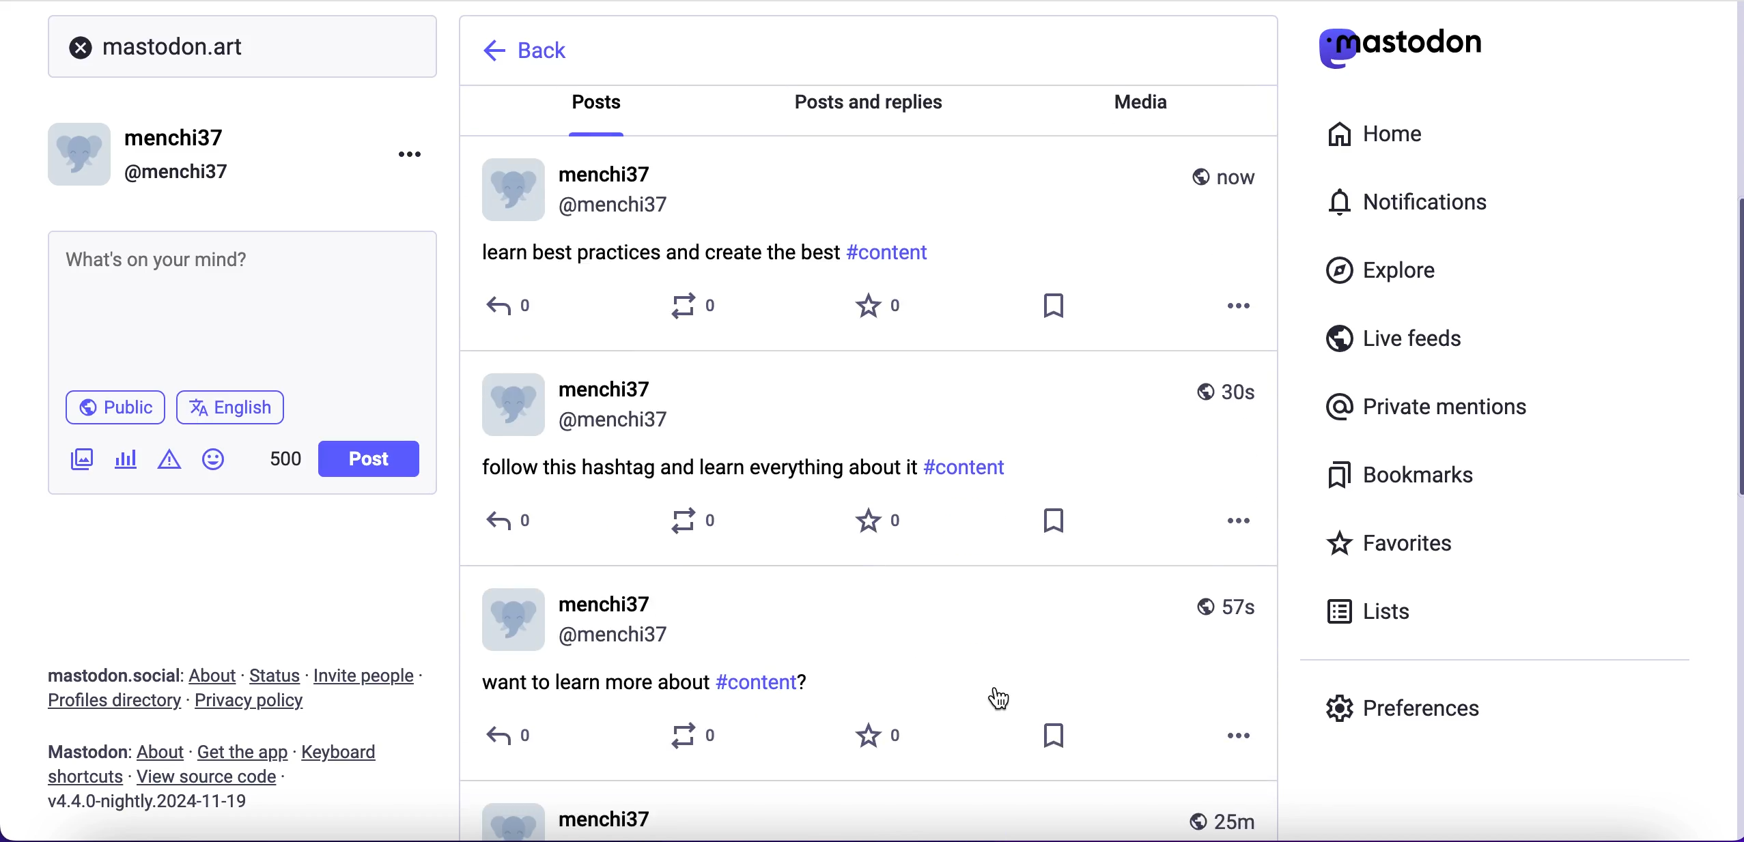  What do you see at coordinates (616, 189) in the screenshot?
I see `user` at bounding box center [616, 189].